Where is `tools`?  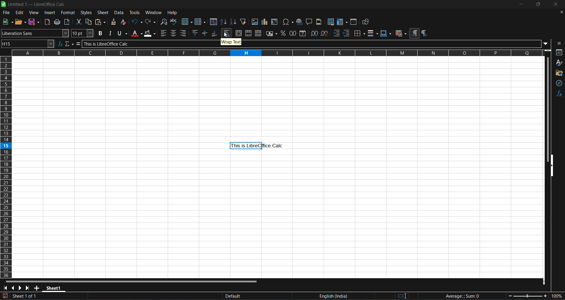 tools is located at coordinates (135, 12).